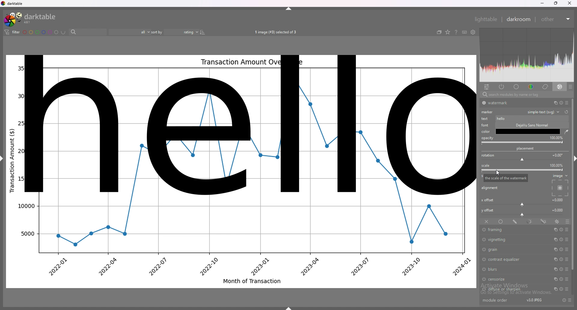  Describe the element at coordinates (556, 165) in the screenshot. I see `scale percentage` at that location.